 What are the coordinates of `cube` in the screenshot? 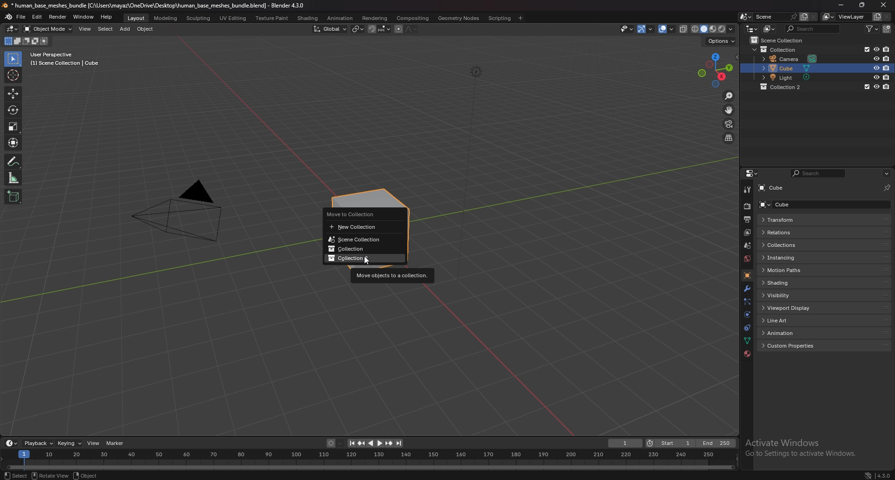 It's located at (774, 188).